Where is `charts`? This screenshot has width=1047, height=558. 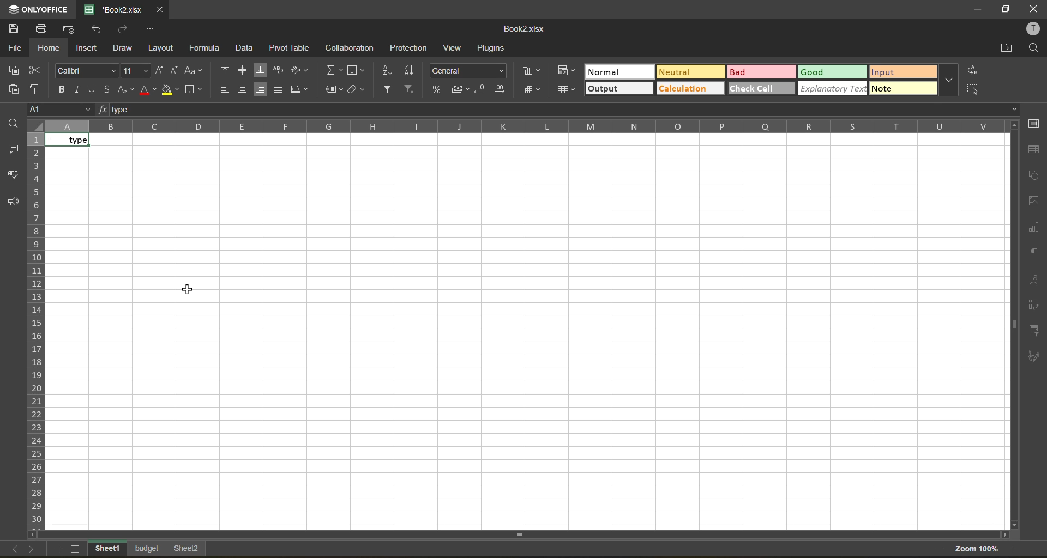
charts is located at coordinates (1034, 228).